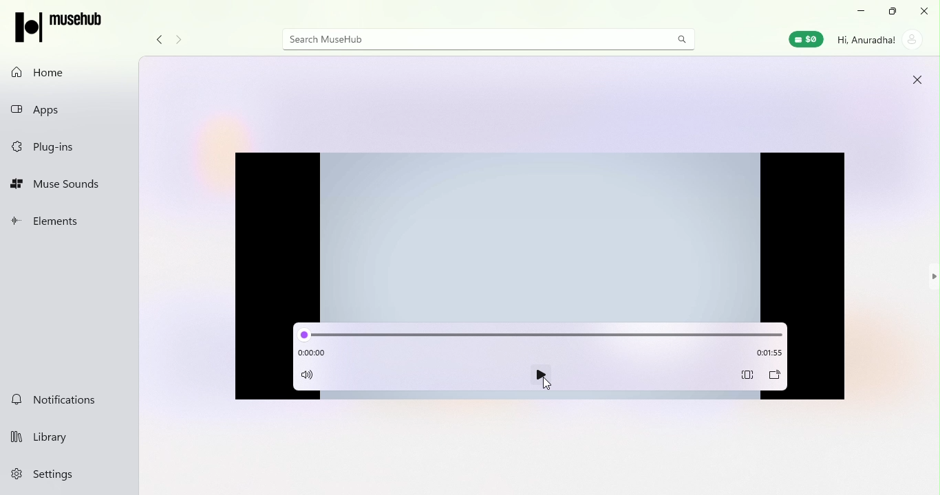  I want to click on Muse sounds, so click(73, 186).